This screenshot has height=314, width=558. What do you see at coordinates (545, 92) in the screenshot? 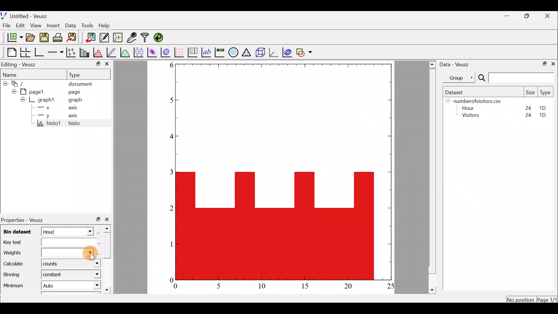
I see `Type` at bounding box center [545, 92].